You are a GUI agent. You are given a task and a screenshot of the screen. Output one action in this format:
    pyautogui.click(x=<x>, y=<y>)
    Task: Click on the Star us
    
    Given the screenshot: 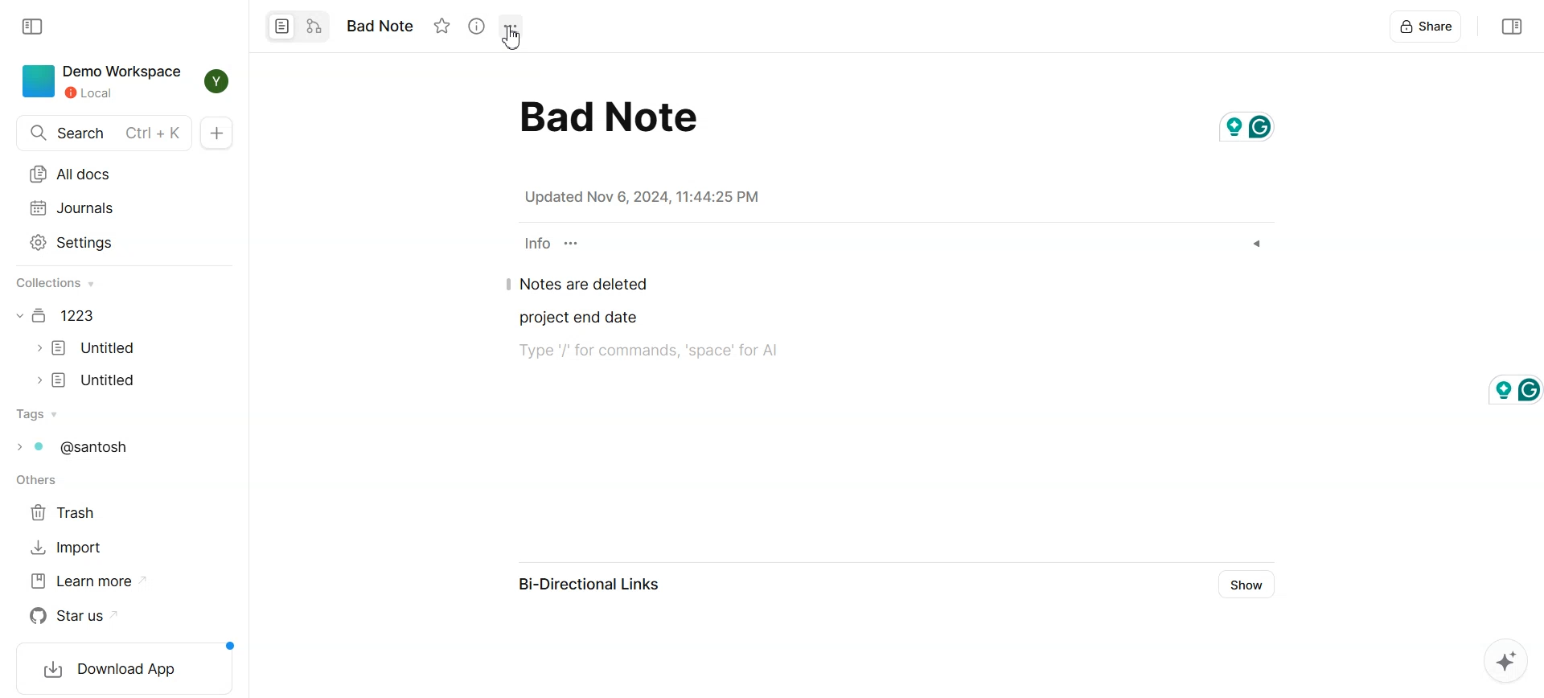 What is the action you would take?
    pyautogui.click(x=74, y=616)
    